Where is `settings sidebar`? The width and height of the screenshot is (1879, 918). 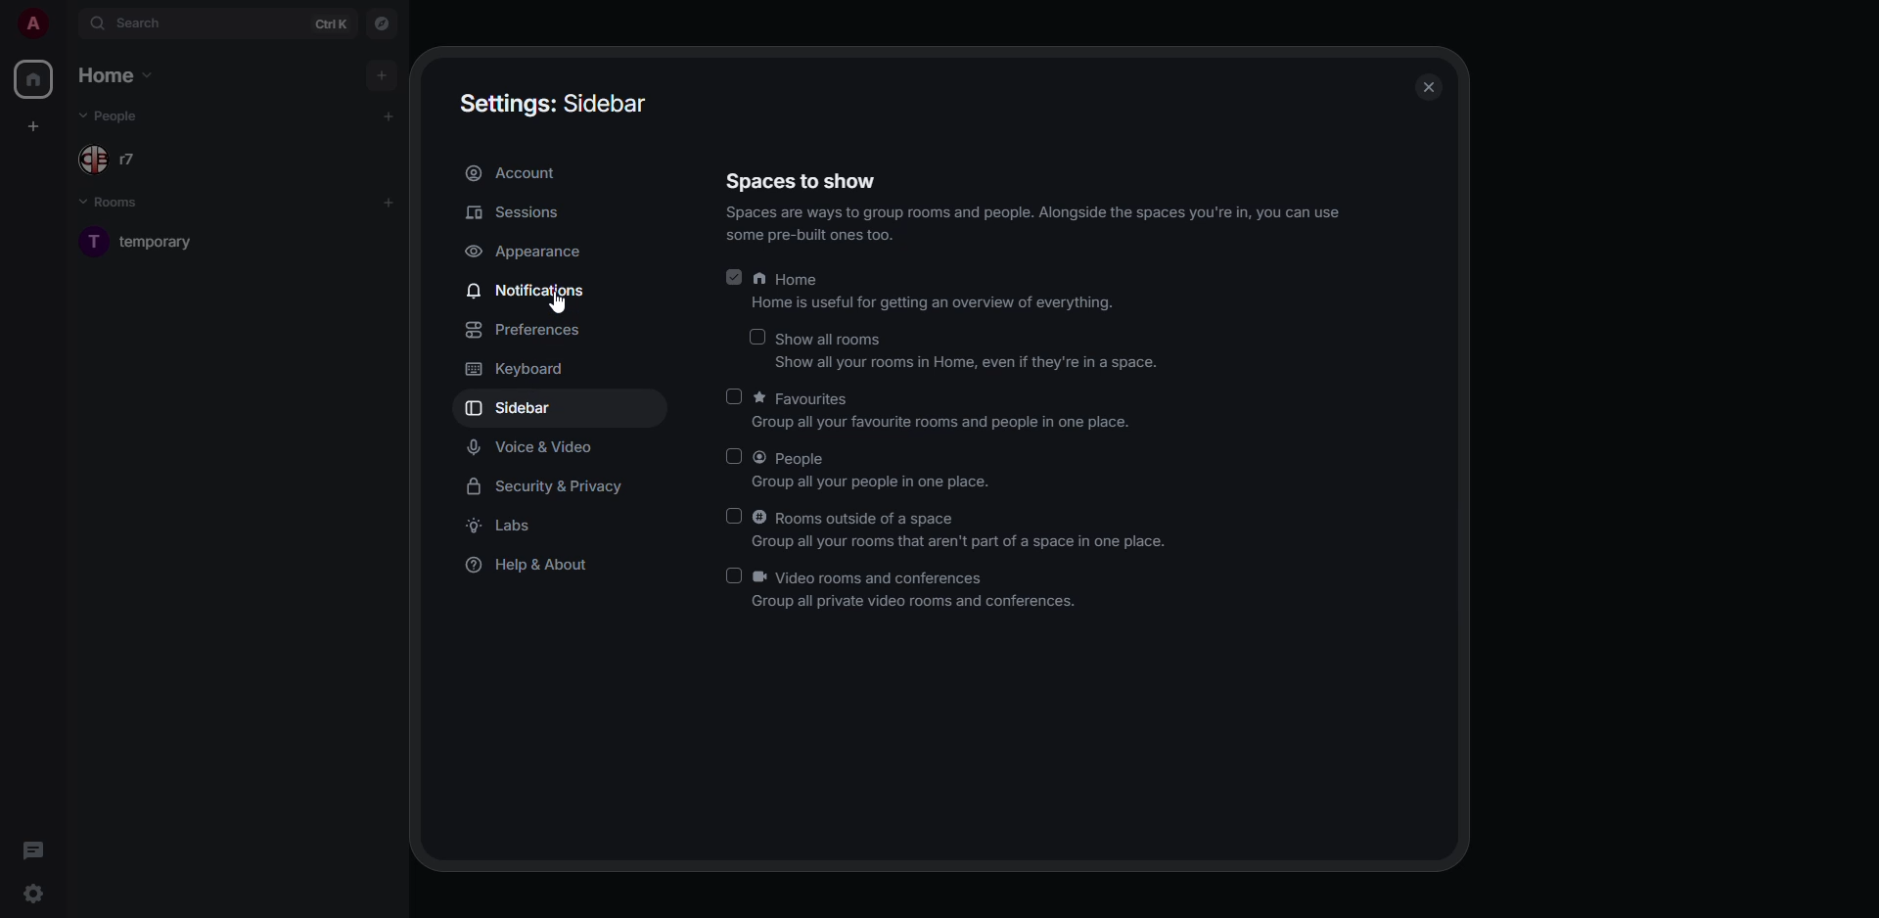
settings sidebar is located at coordinates (559, 105).